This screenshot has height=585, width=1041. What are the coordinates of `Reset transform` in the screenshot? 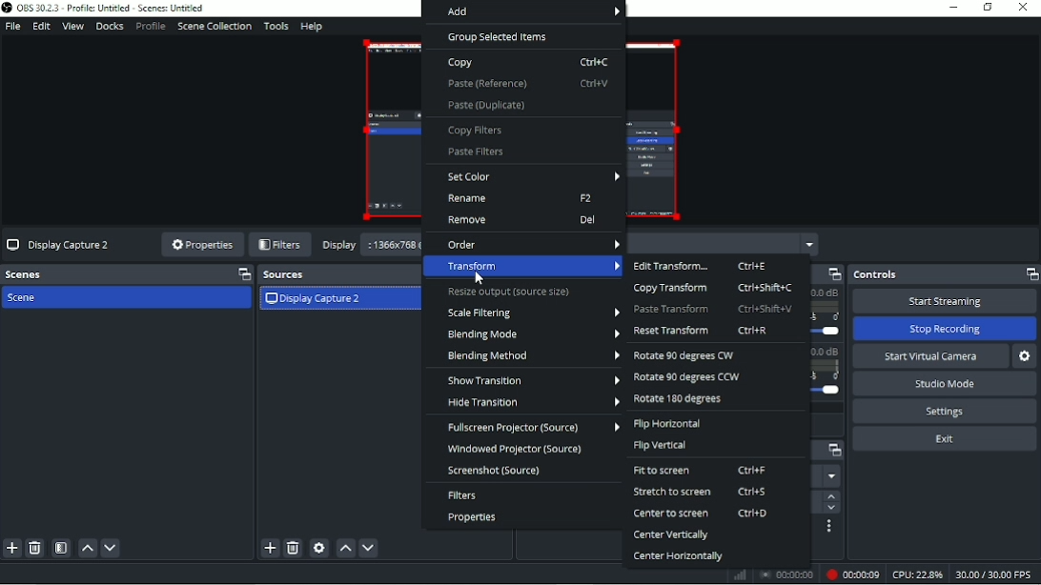 It's located at (702, 331).